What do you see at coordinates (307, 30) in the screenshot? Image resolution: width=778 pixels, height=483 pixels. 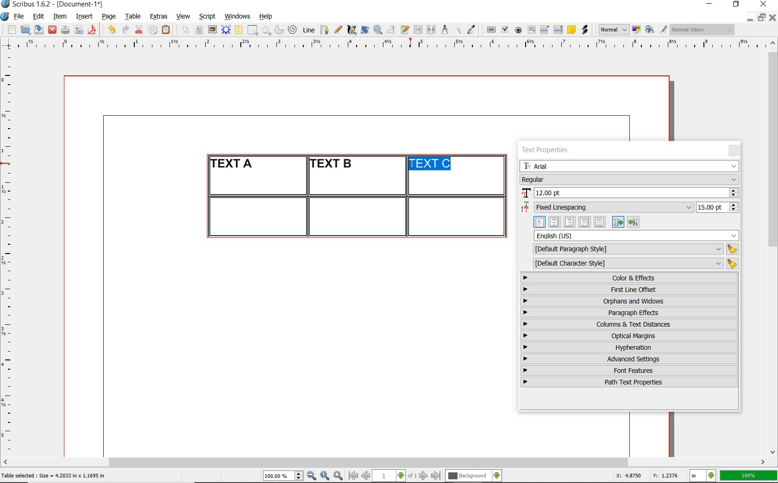 I see `line` at bounding box center [307, 30].